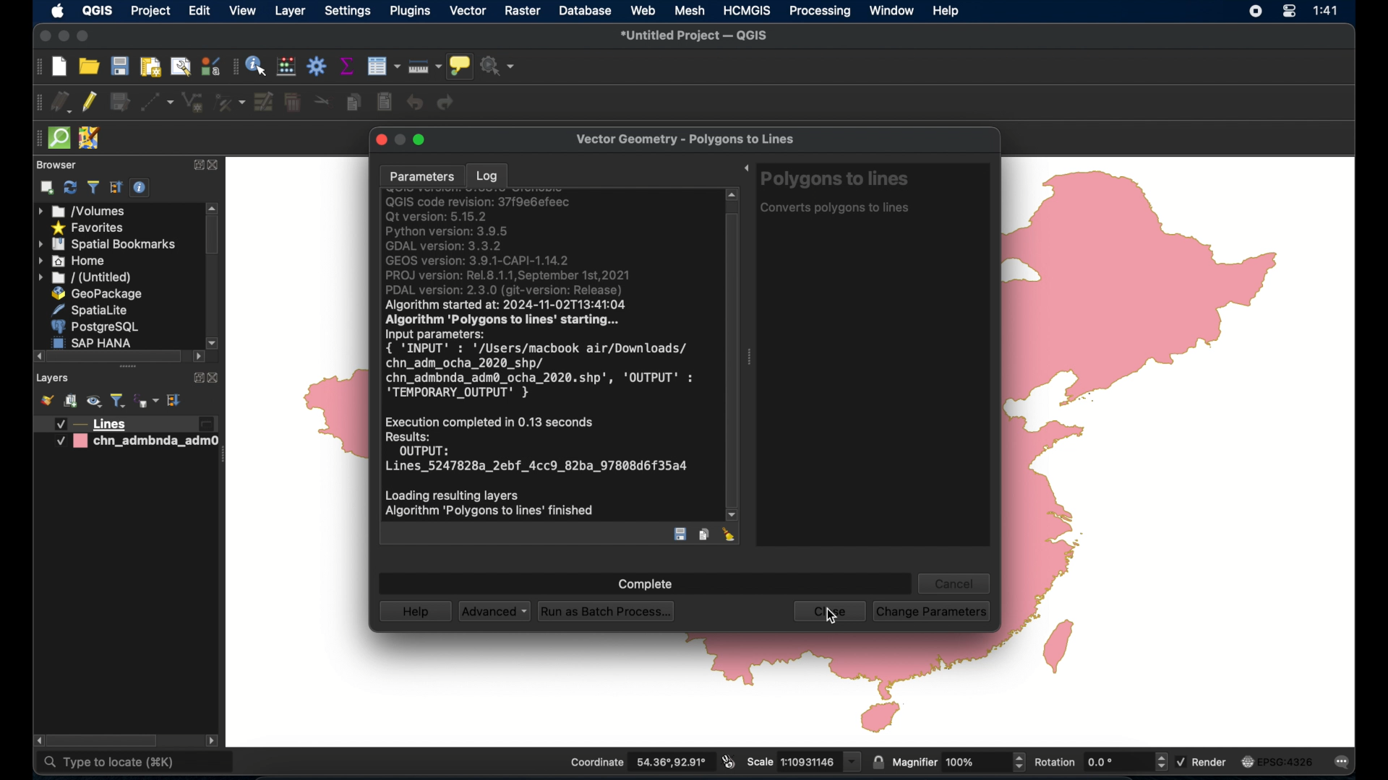  Describe the element at coordinates (92, 187) in the screenshot. I see `filter bowser` at that location.